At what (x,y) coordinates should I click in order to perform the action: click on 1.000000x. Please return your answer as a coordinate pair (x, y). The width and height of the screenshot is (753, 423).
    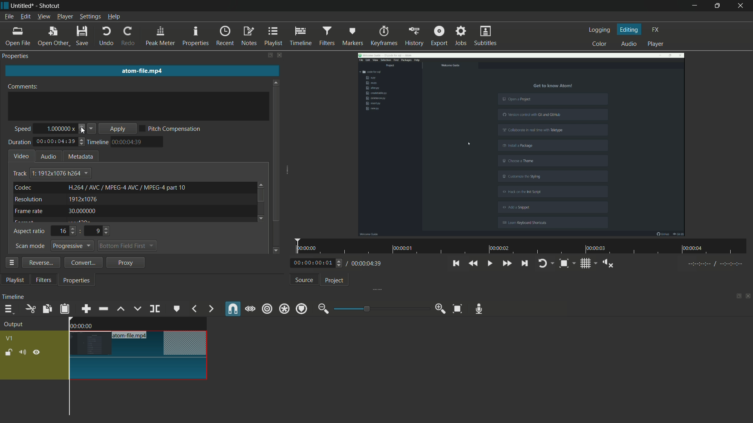
    Looking at the image, I should click on (60, 128).